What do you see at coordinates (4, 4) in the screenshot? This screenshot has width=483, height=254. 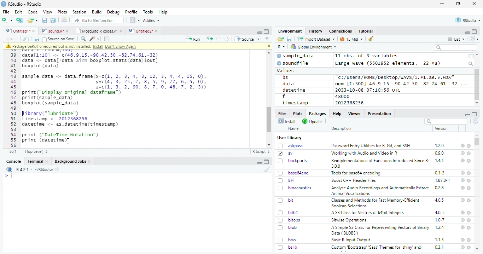 I see `logo` at bounding box center [4, 4].